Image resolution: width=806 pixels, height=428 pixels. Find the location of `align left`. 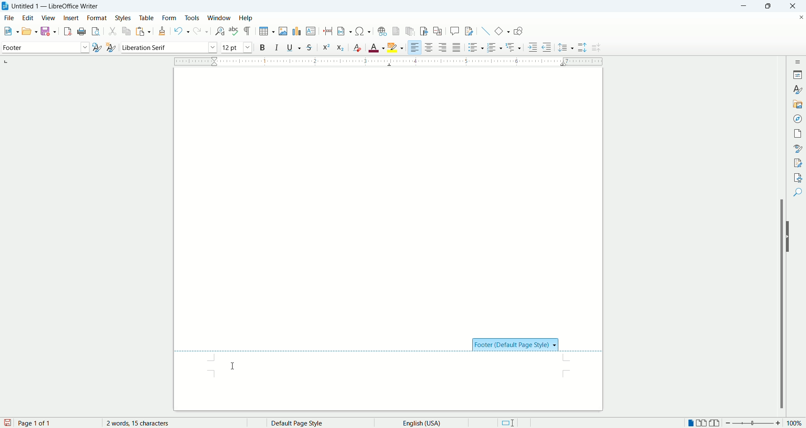

align left is located at coordinates (415, 48).